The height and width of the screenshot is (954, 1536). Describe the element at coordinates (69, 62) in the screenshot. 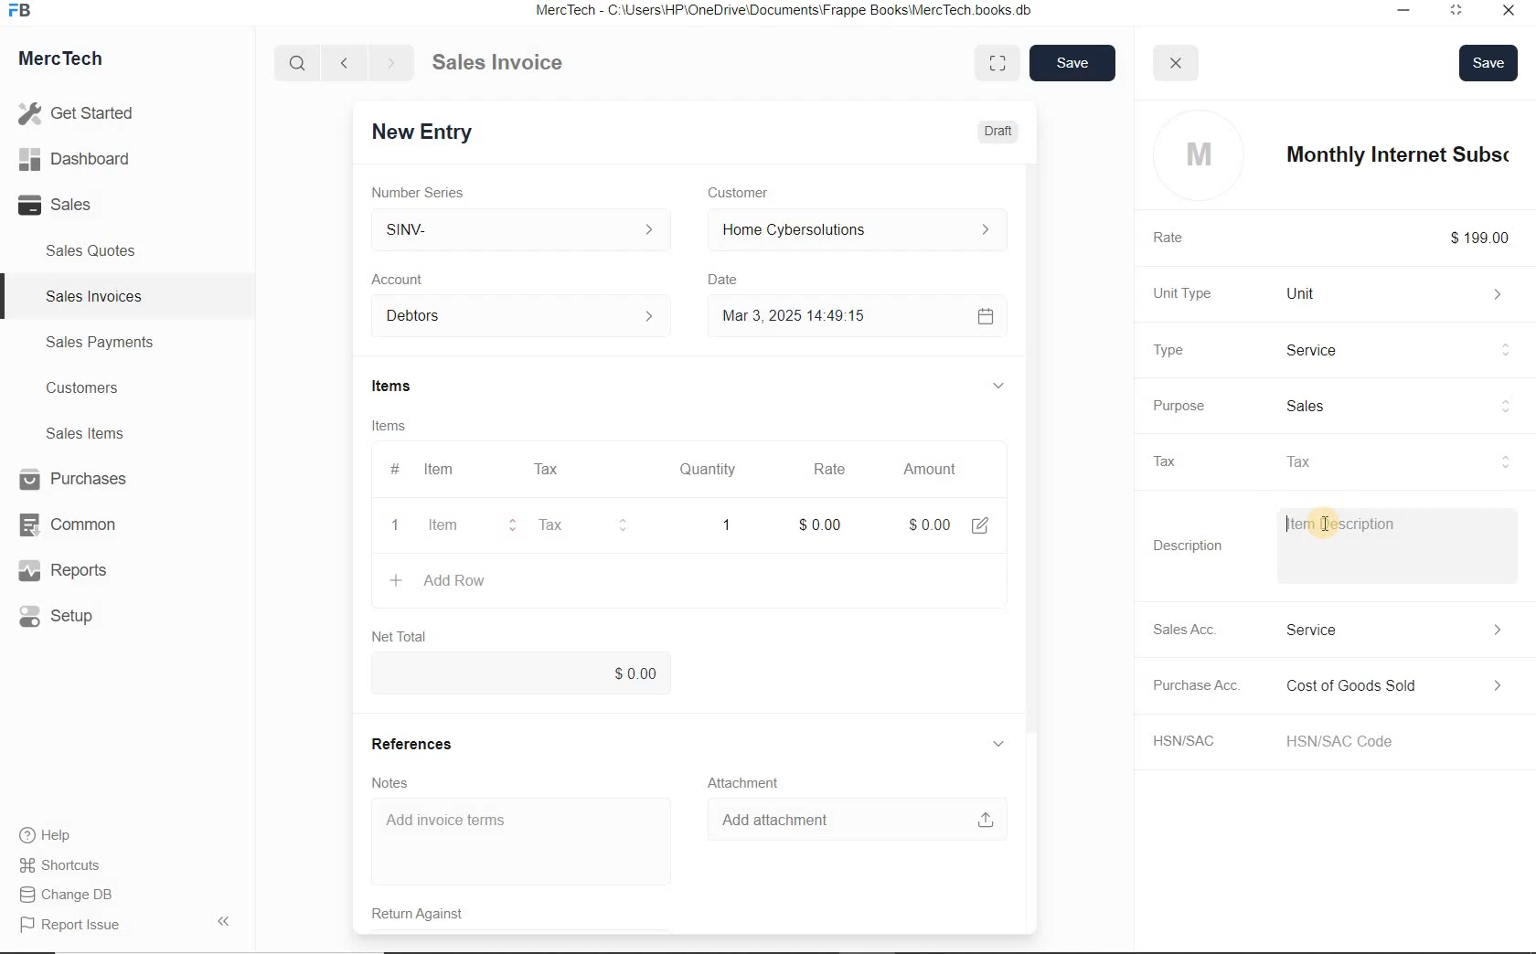

I see `MercTech` at that location.